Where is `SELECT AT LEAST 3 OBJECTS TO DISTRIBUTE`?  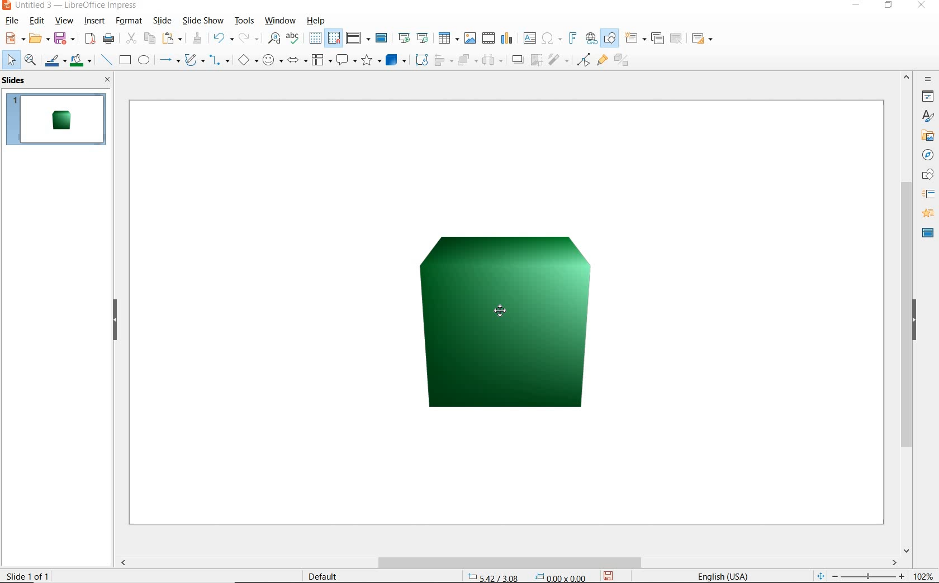
SELECT AT LEAST 3 OBJECTS TO DISTRIBUTE is located at coordinates (494, 61).